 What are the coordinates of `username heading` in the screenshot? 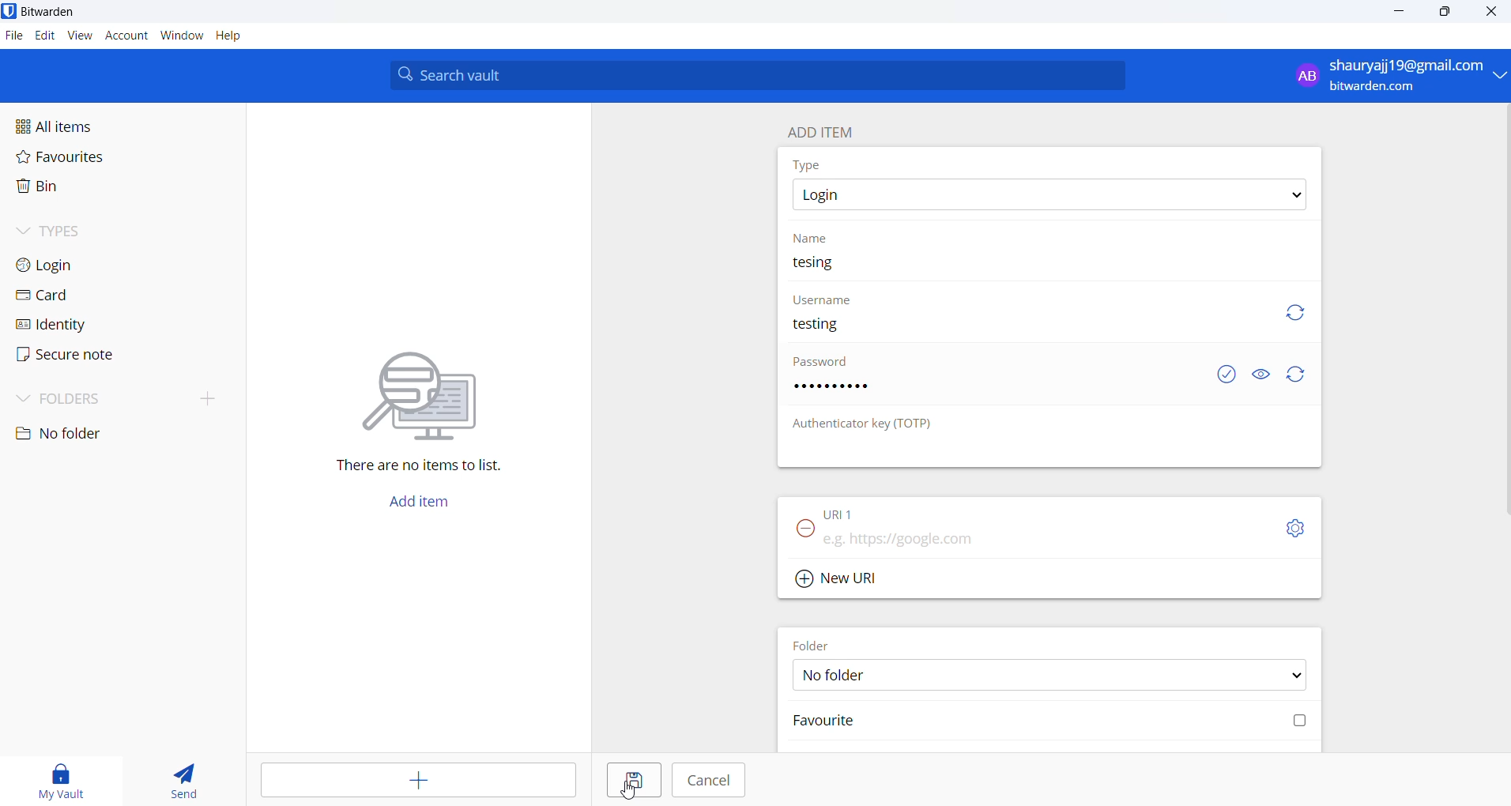 It's located at (823, 298).